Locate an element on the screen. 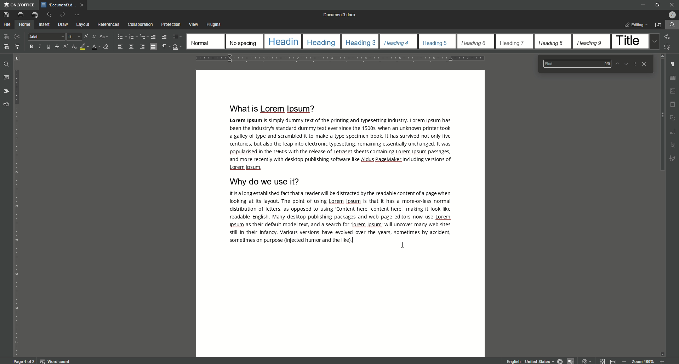  Heading is located at coordinates (283, 42).